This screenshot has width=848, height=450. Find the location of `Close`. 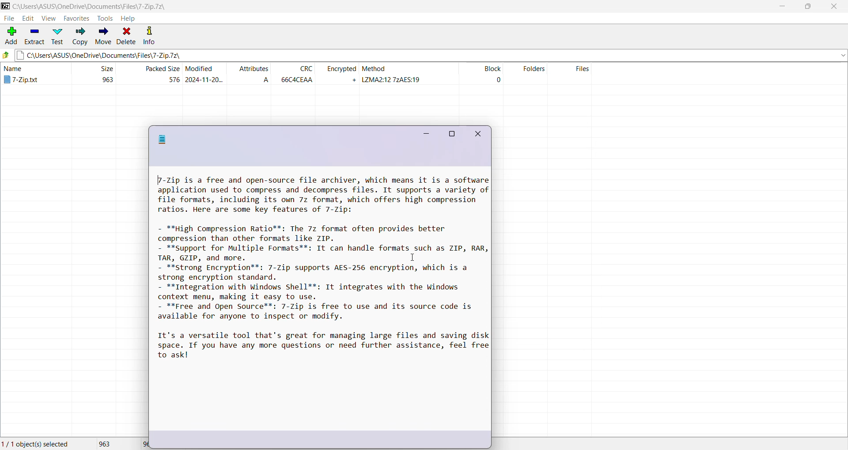

Close is located at coordinates (835, 7).